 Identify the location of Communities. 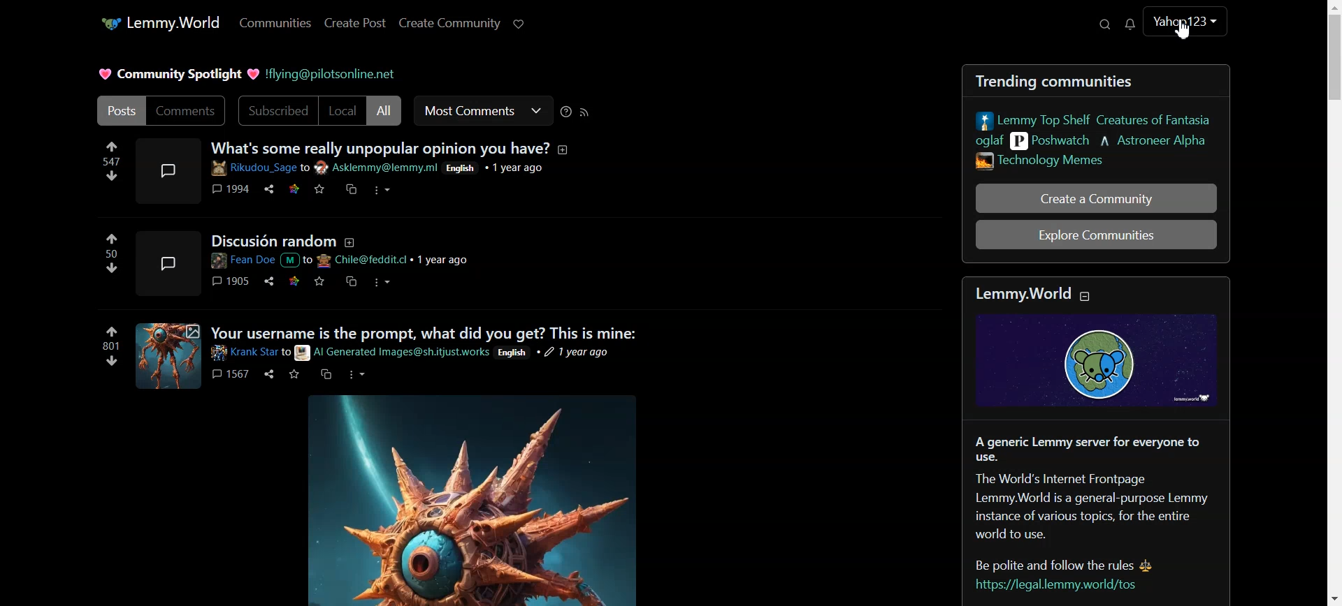
(277, 23).